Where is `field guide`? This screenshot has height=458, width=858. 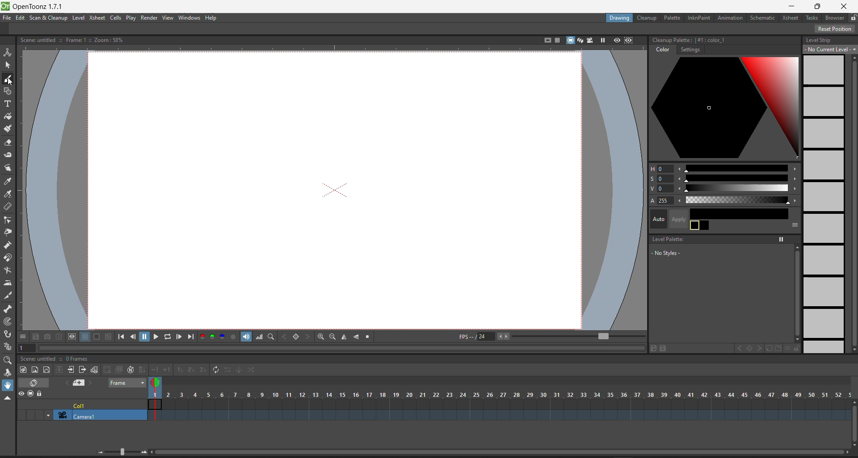
field guide is located at coordinates (557, 40).